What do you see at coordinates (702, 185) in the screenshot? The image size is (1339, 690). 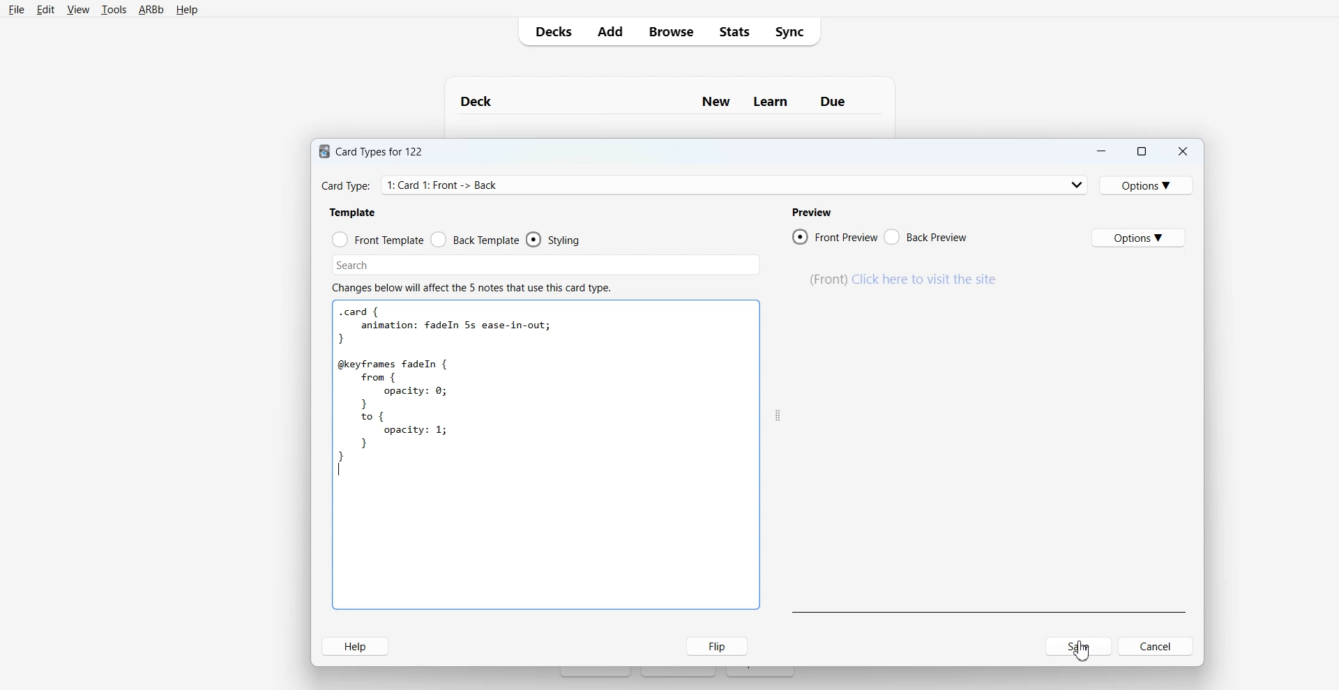 I see `Card Type` at bounding box center [702, 185].